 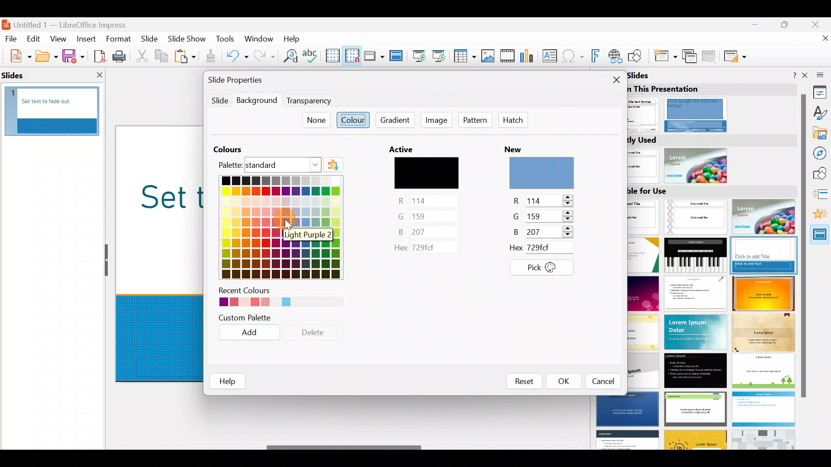 What do you see at coordinates (637, 56) in the screenshot?
I see `Show draw functions` at bounding box center [637, 56].